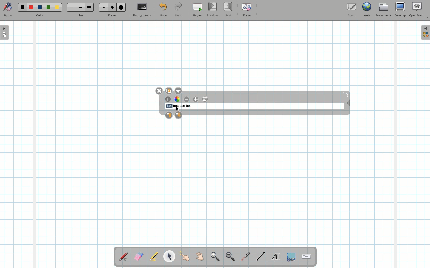  I want to click on Line, so click(261, 256).